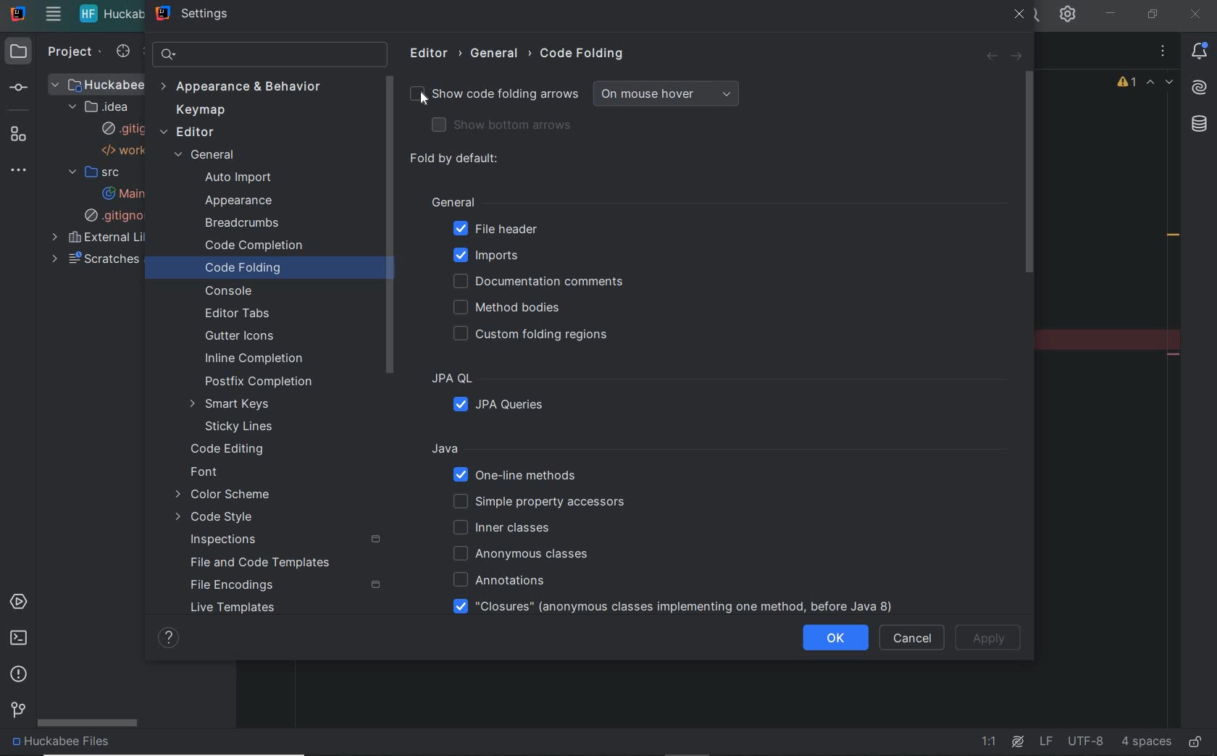 This screenshot has height=756, width=1217. I want to click on inline completion, so click(257, 358).